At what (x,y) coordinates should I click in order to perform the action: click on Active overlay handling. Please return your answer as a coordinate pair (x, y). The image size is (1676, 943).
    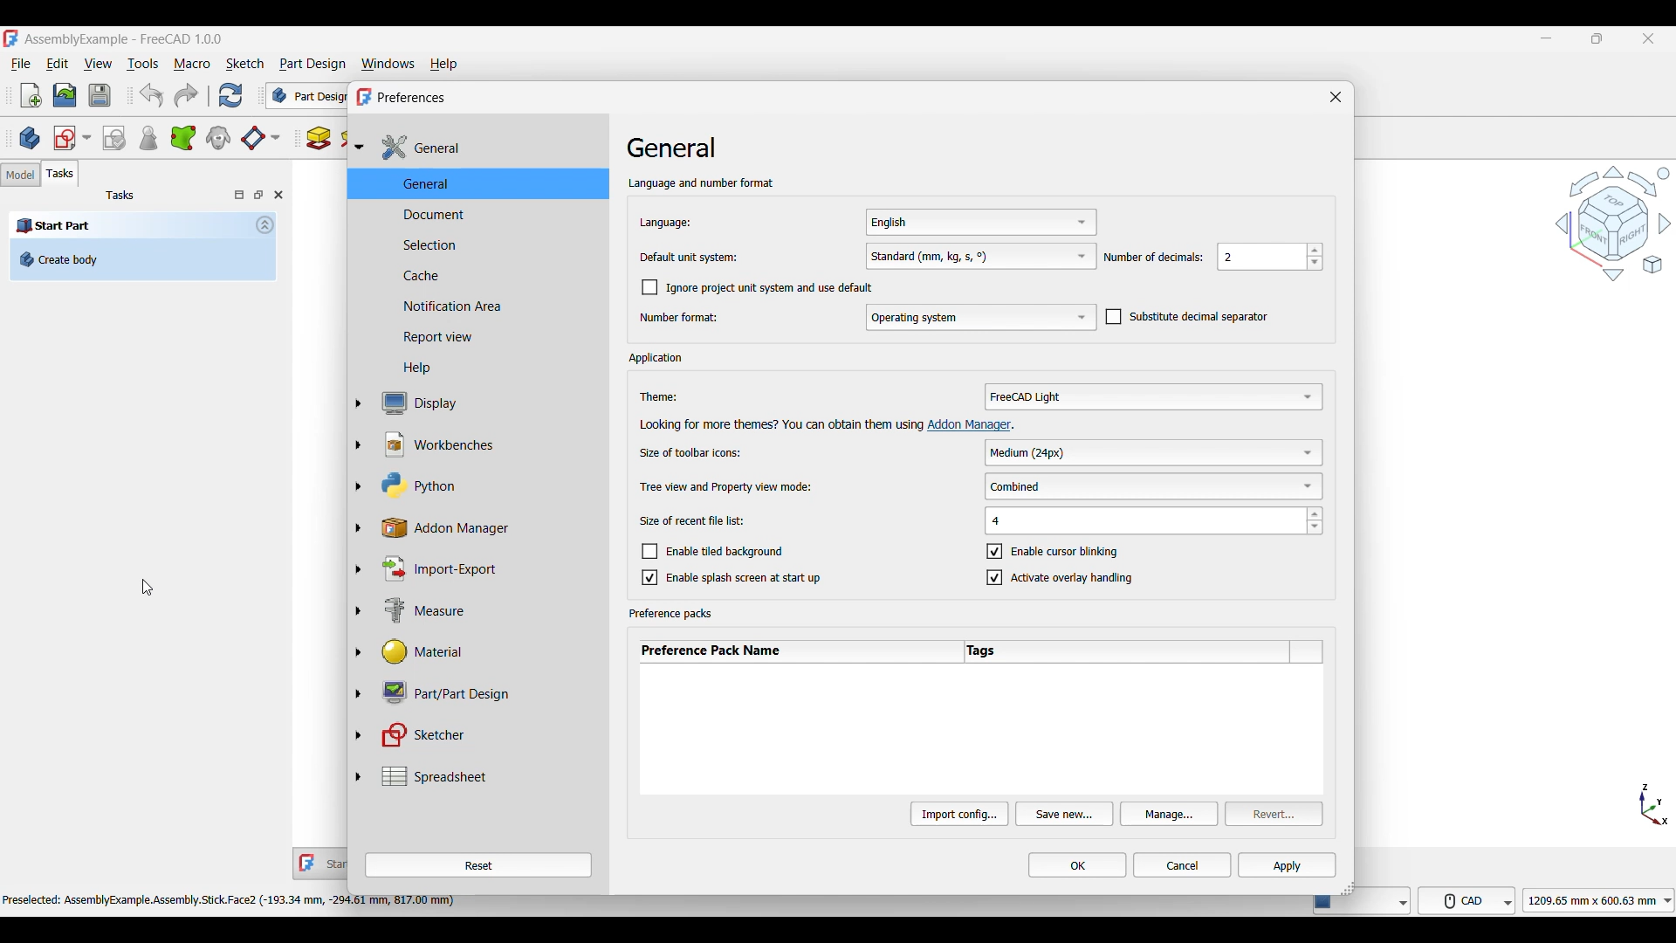
    Looking at the image, I should click on (1061, 577).